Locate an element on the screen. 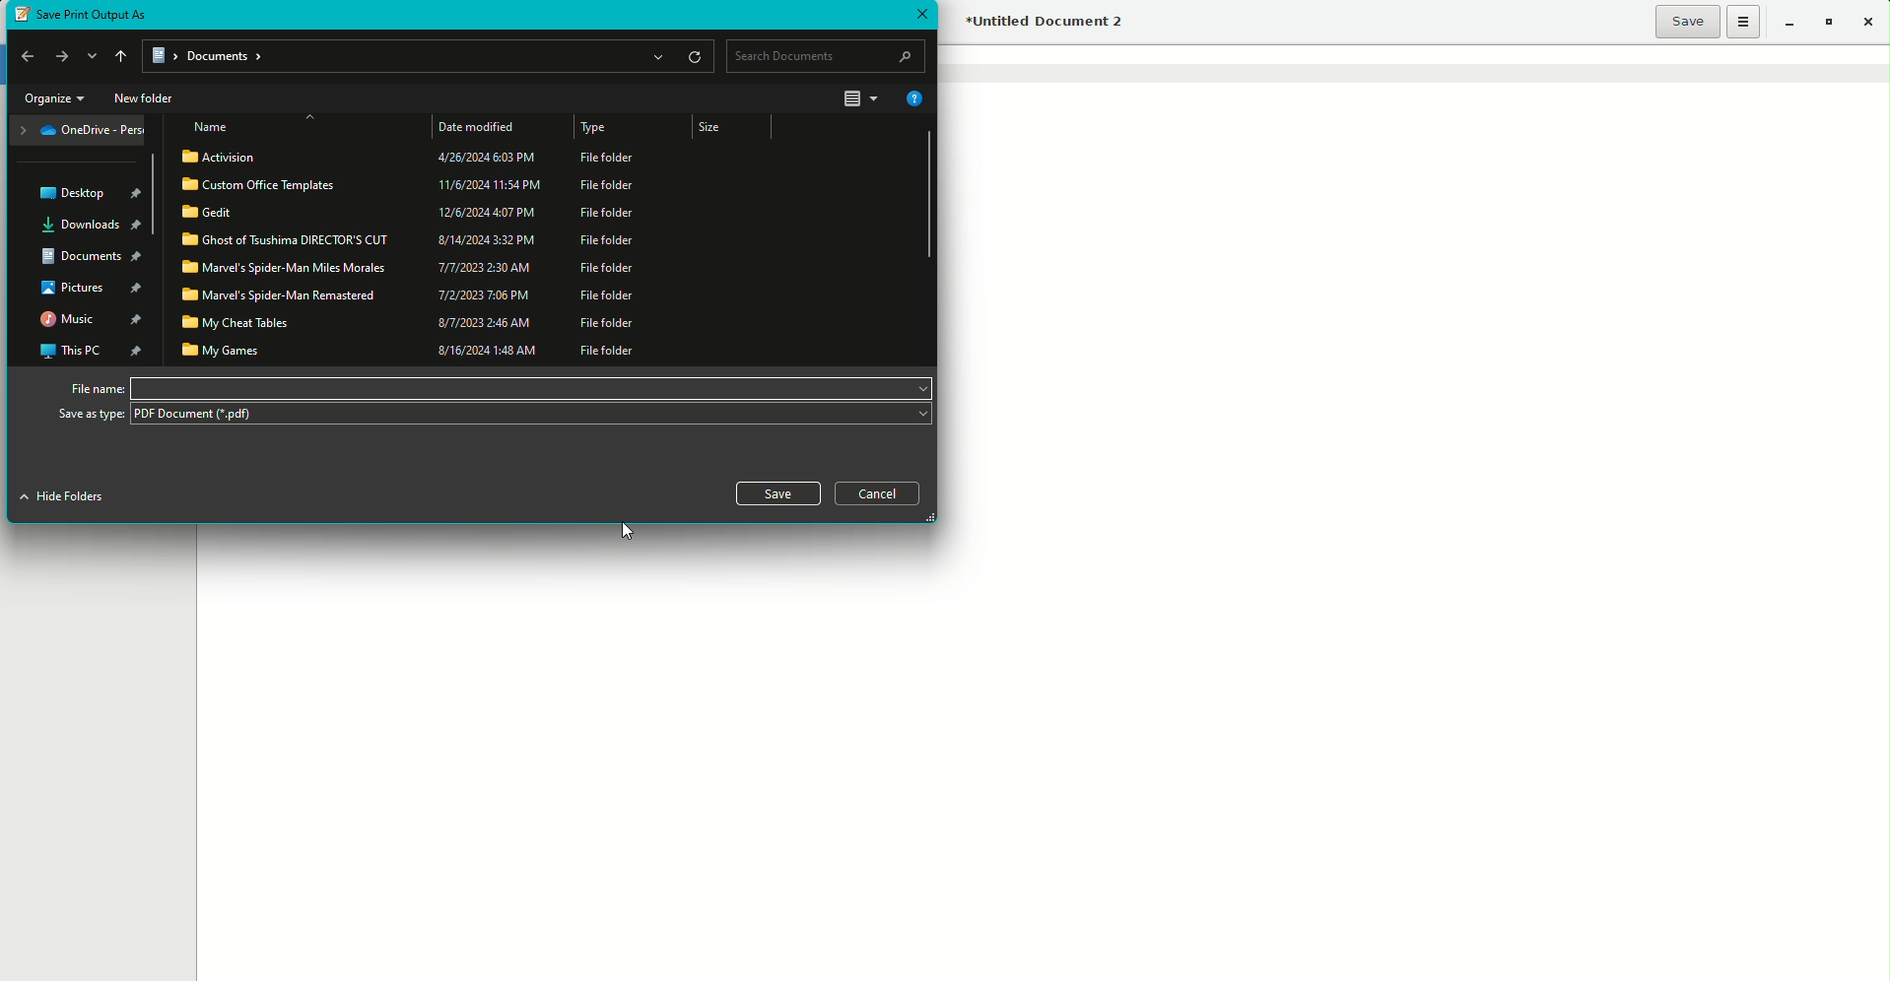 The height and width of the screenshot is (981, 1890). Save print output as is located at coordinates (94, 15).